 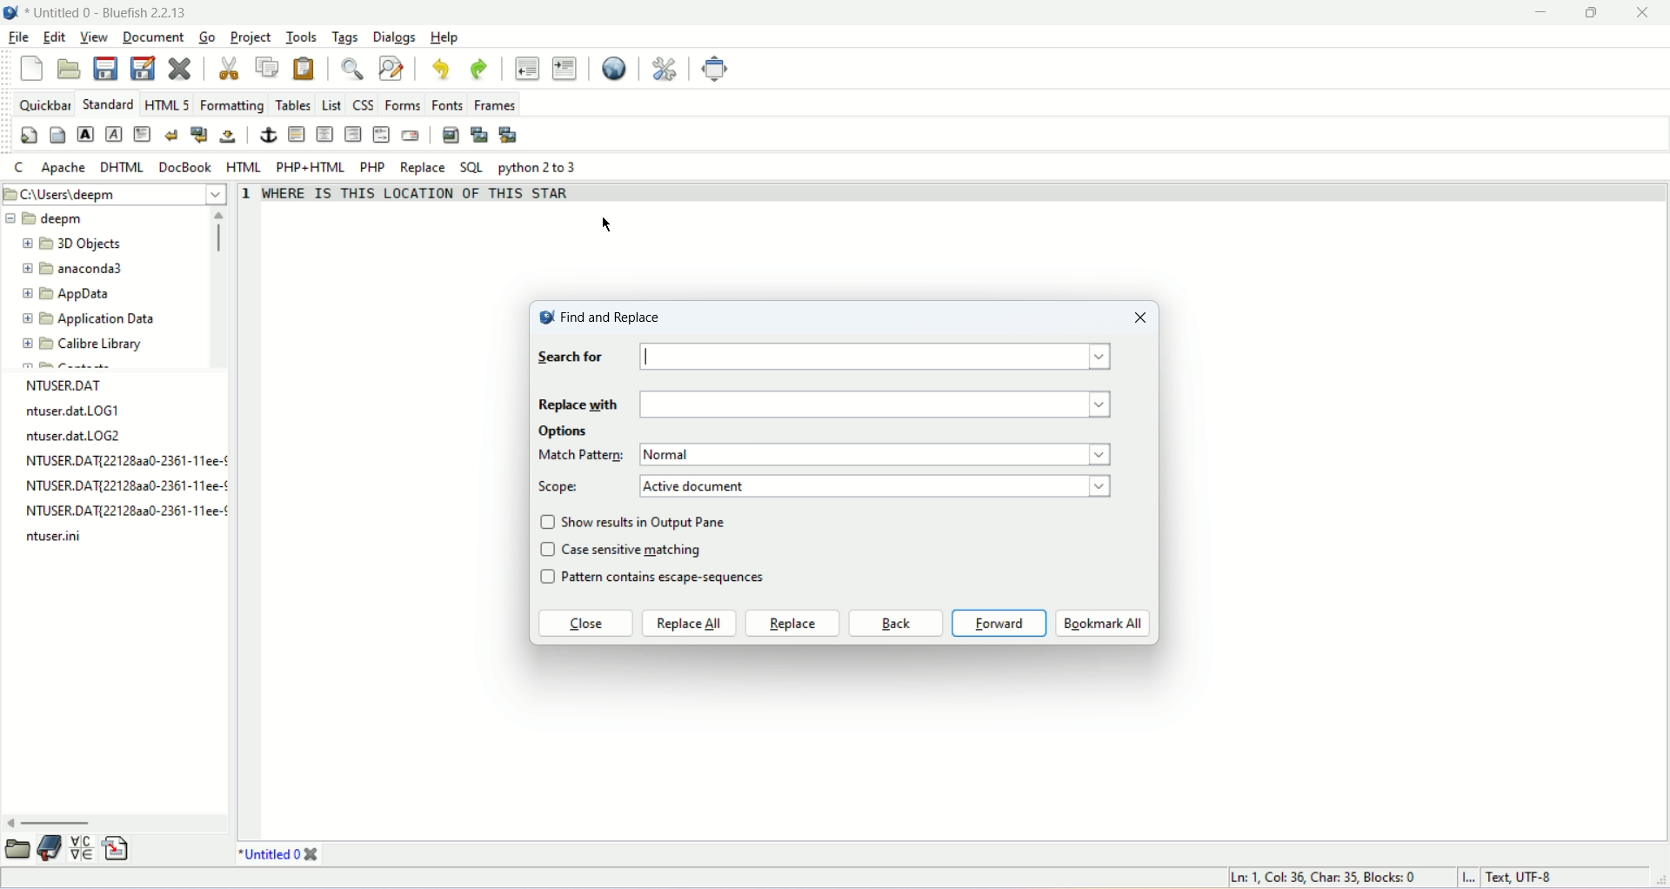 What do you see at coordinates (372, 166) in the screenshot?
I see `PHP` at bounding box center [372, 166].